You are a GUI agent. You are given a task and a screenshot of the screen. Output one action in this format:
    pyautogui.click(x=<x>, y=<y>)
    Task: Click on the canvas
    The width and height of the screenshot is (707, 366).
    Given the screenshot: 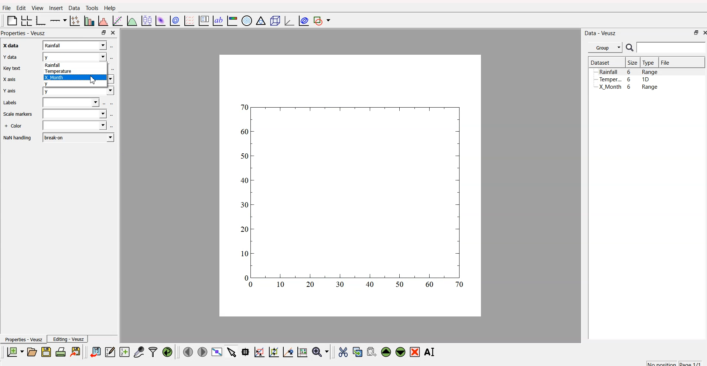 What is the action you would take?
    pyautogui.click(x=351, y=187)
    